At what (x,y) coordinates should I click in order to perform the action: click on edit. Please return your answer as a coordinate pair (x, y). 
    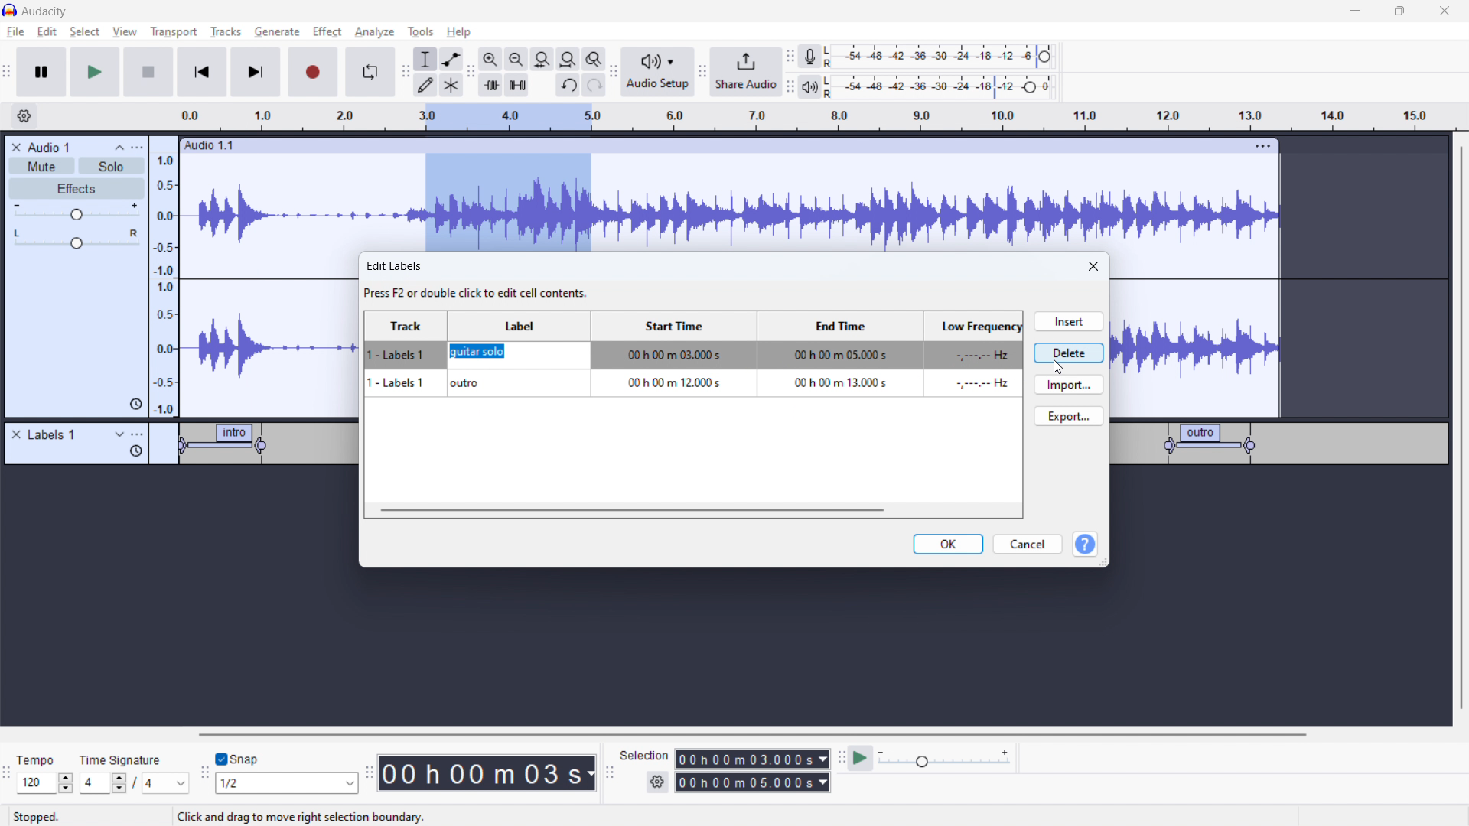
    Looking at the image, I should click on (47, 32).